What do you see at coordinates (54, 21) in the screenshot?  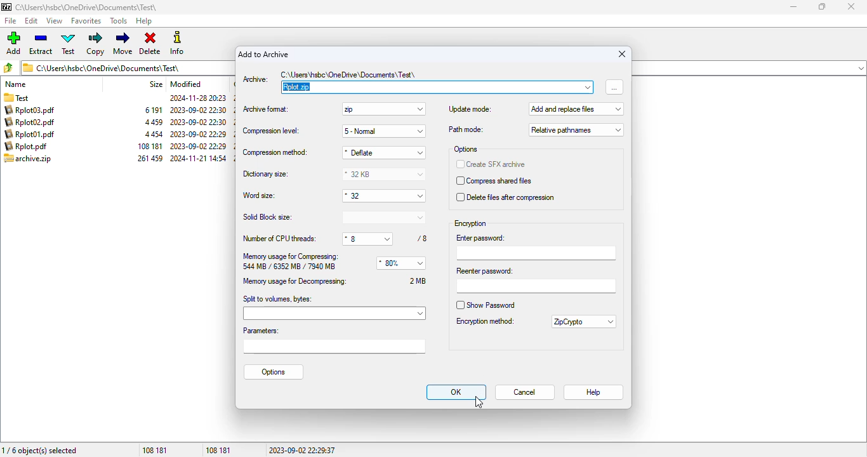 I see `view` at bounding box center [54, 21].